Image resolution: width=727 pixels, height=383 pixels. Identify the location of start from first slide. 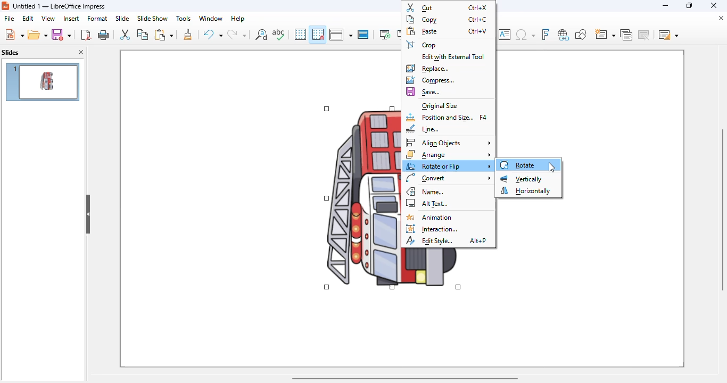
(385, 35).